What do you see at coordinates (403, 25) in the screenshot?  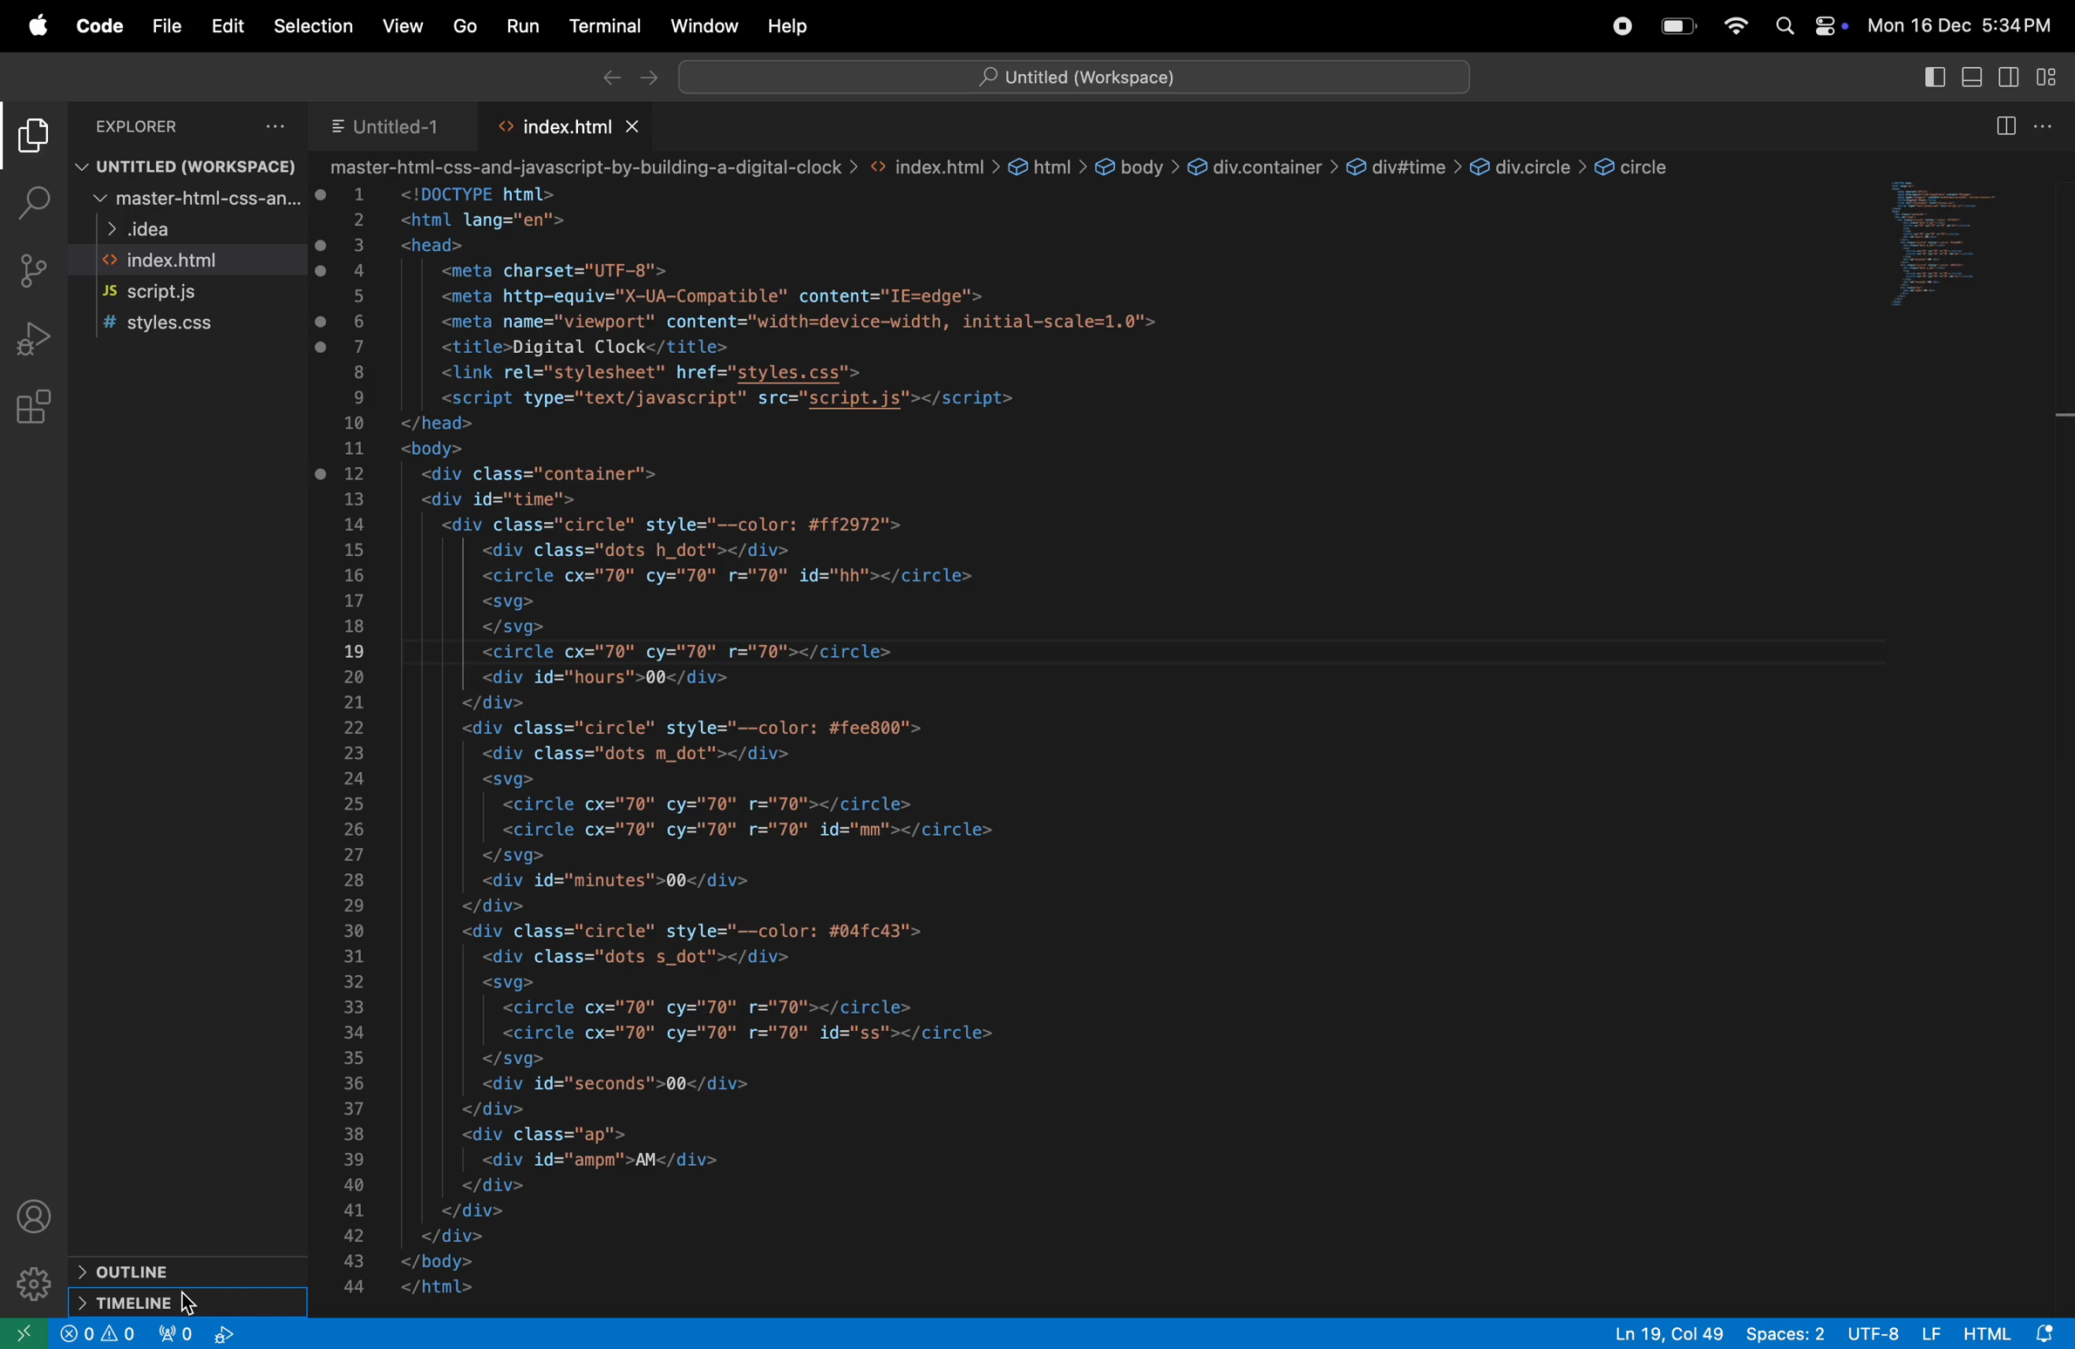 I see `view` at bounding box center [403, 25].